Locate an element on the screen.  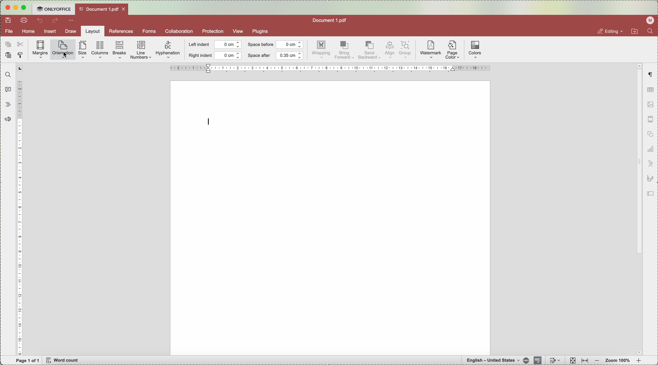
table settings is located at coordinates (650, 90).